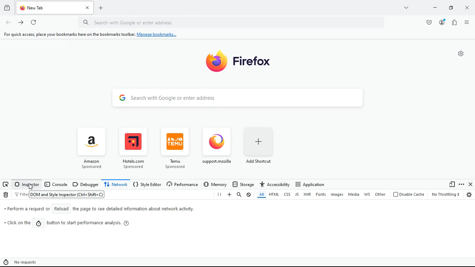 This screenshot has width=475, height=267. Describe the element at coordinates (141, 22) in the screenshot. I see `Search with Google or enter address` at that location.